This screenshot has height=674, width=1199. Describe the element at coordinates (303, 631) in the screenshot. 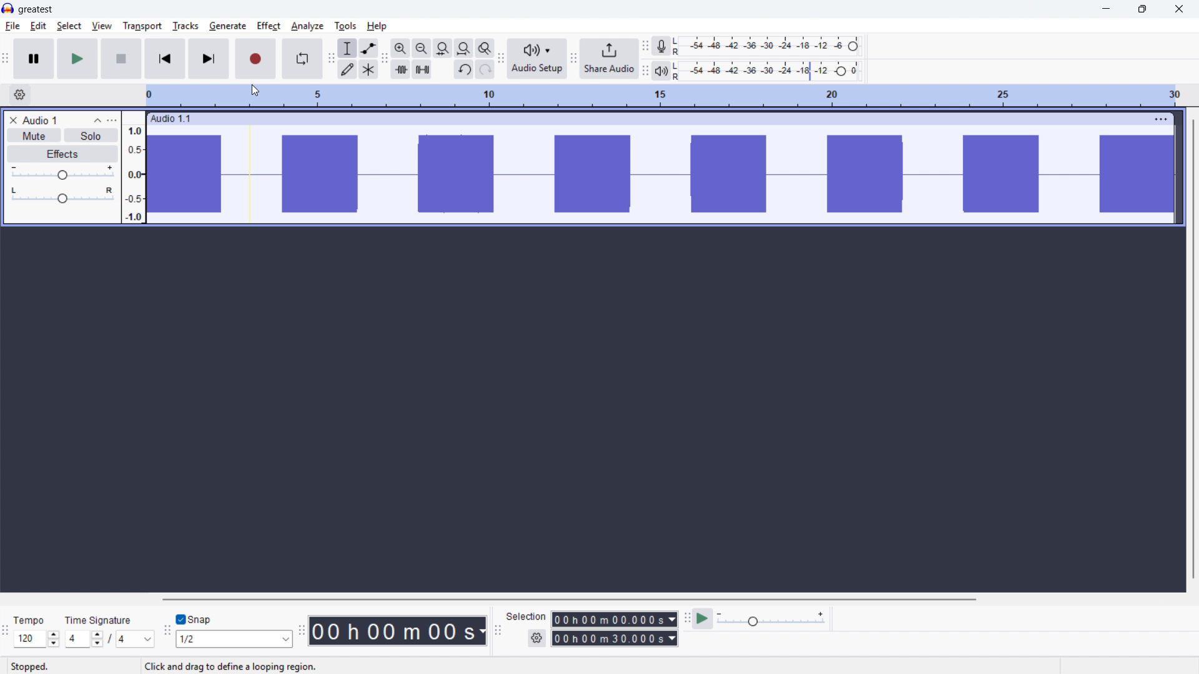

I see `Time toolbar ` at that location.